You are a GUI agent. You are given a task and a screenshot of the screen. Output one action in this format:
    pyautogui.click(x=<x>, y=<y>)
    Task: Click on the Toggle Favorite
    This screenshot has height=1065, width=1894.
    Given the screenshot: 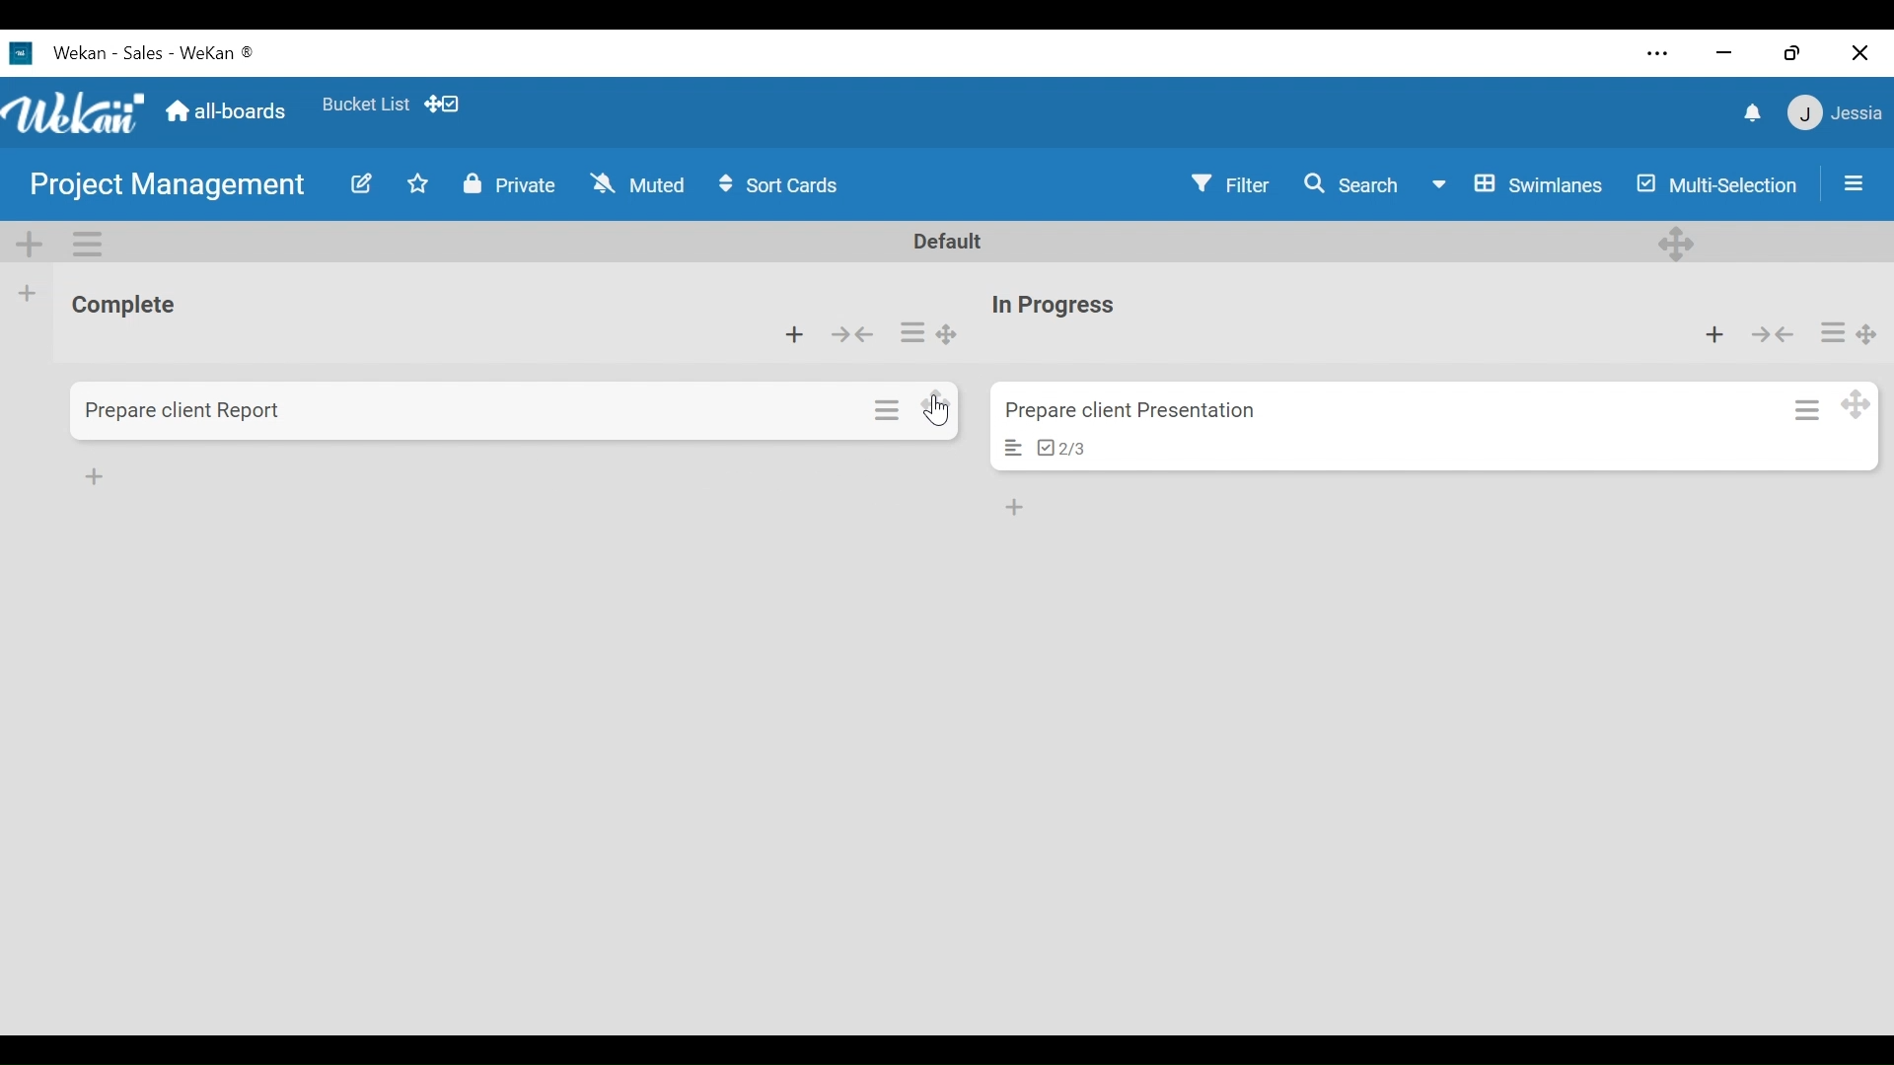 What is the action you would take?
    pyautogui.click(x=413, y=185)
    